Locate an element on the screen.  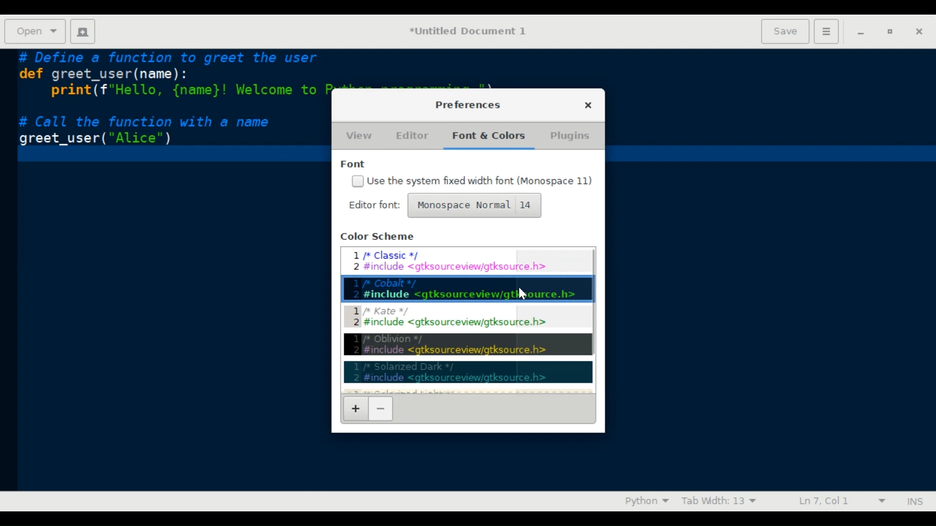
Highlighting mode is located at coordinates (646, 501).